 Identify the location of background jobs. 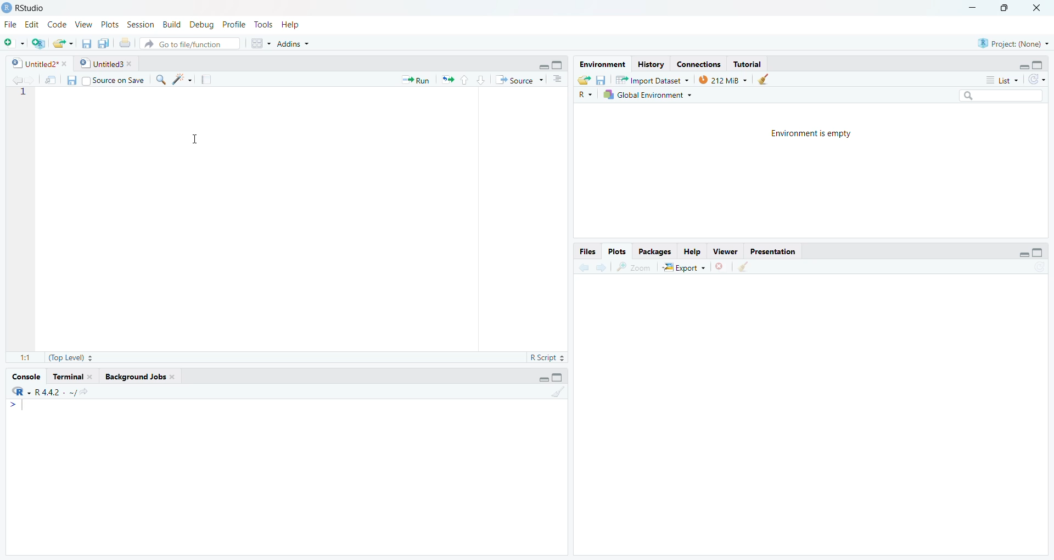
(138, 379).